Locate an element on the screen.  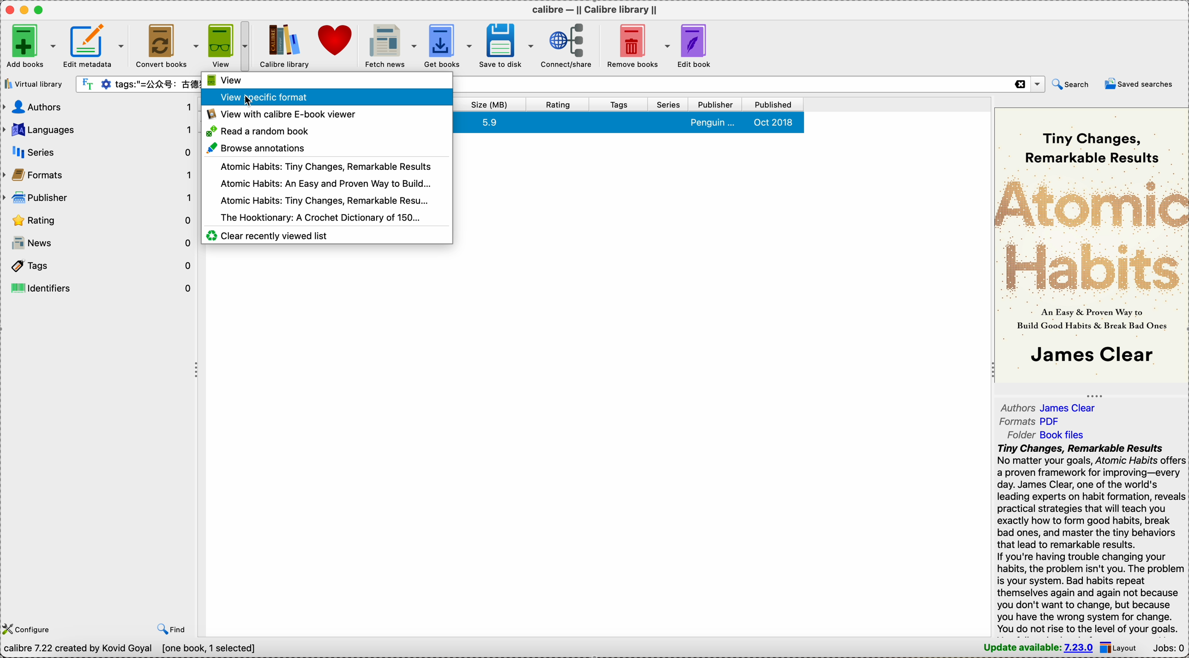
clear recently viewed list is located at coordinates (268, 235).